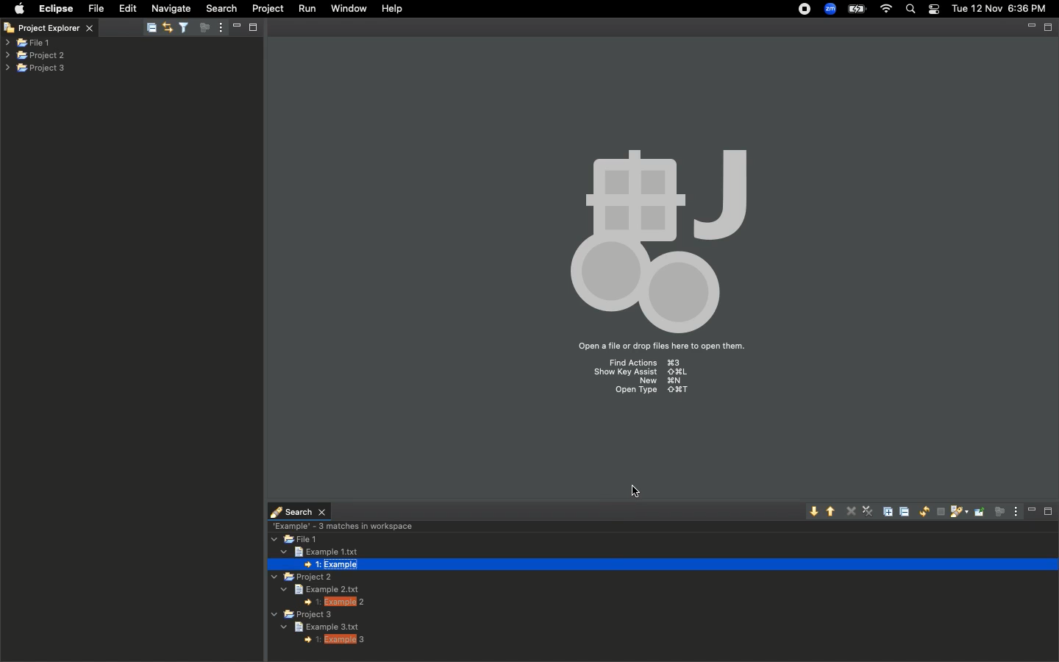 Image resolution: width=1059 pixels, height=662 pixels. I want to click on Window, so click(346, 8).